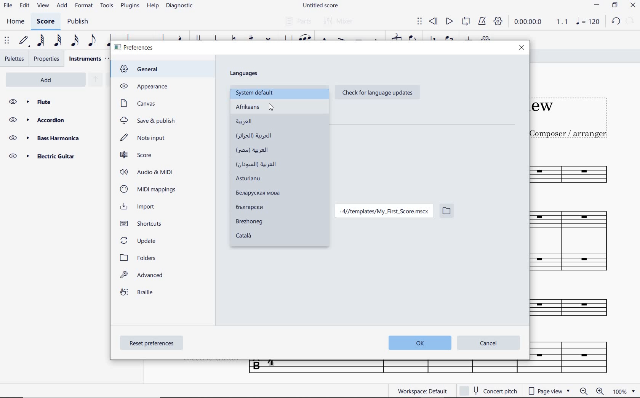 The width and height of the screenshot is (640, 398). What do you see at coordinates (254, 237) in the screenshot?
I see `catala` at bounding box center [254, 237].